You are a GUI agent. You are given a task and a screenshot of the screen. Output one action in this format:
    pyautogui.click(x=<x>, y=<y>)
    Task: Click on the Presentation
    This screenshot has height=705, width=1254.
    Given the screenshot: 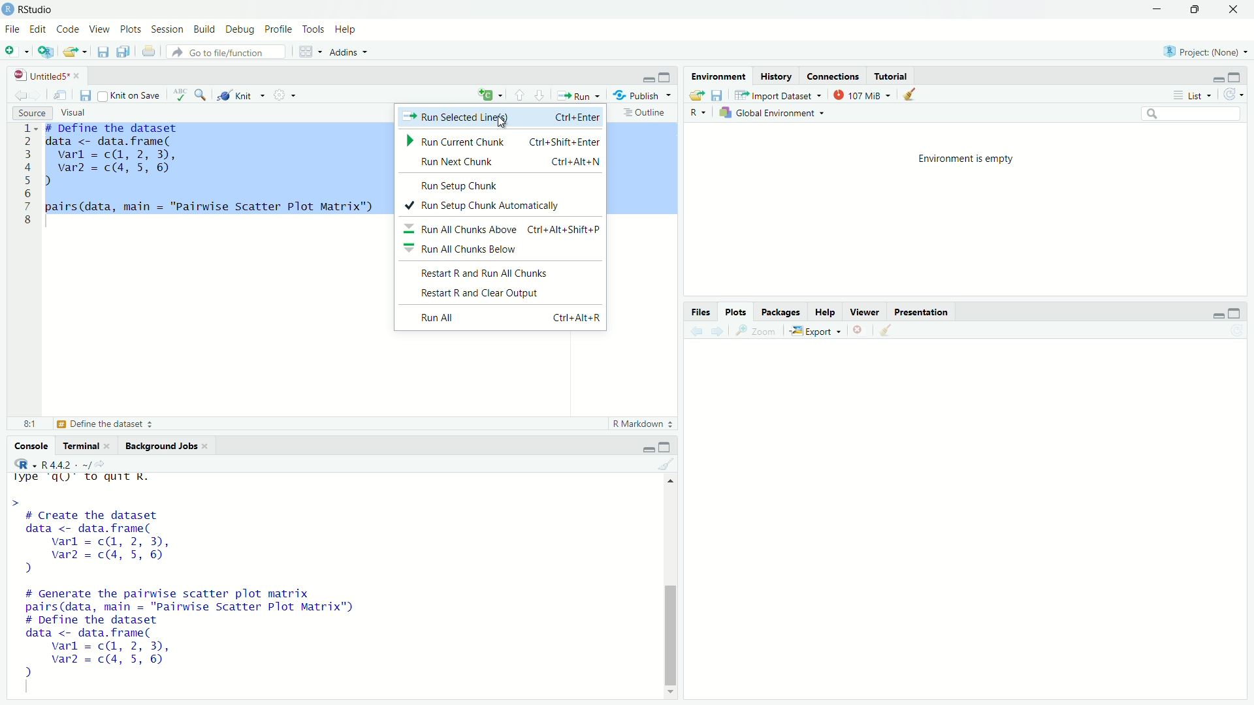 What is the action you would take?
    pyautogui.click(x=922, y=312)
    